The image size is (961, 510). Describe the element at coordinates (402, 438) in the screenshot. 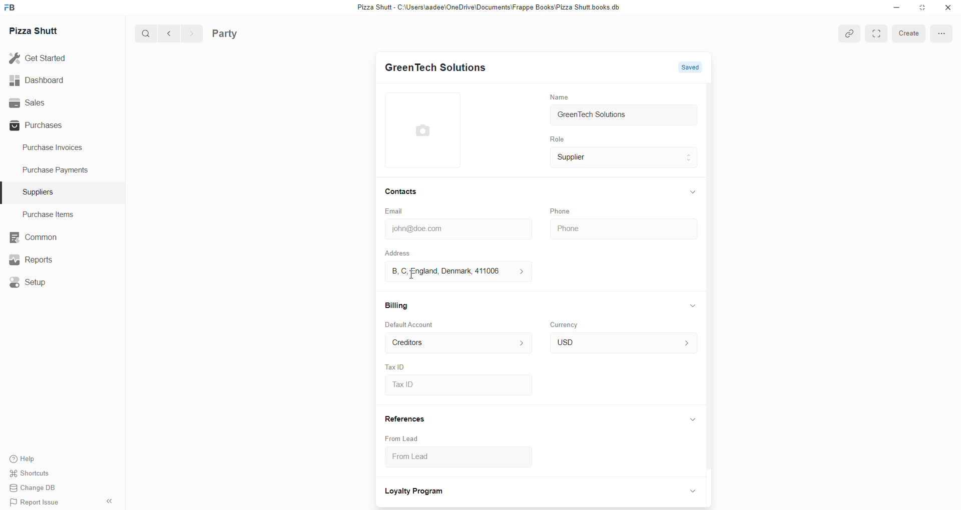

I see `From Lead` at that location.